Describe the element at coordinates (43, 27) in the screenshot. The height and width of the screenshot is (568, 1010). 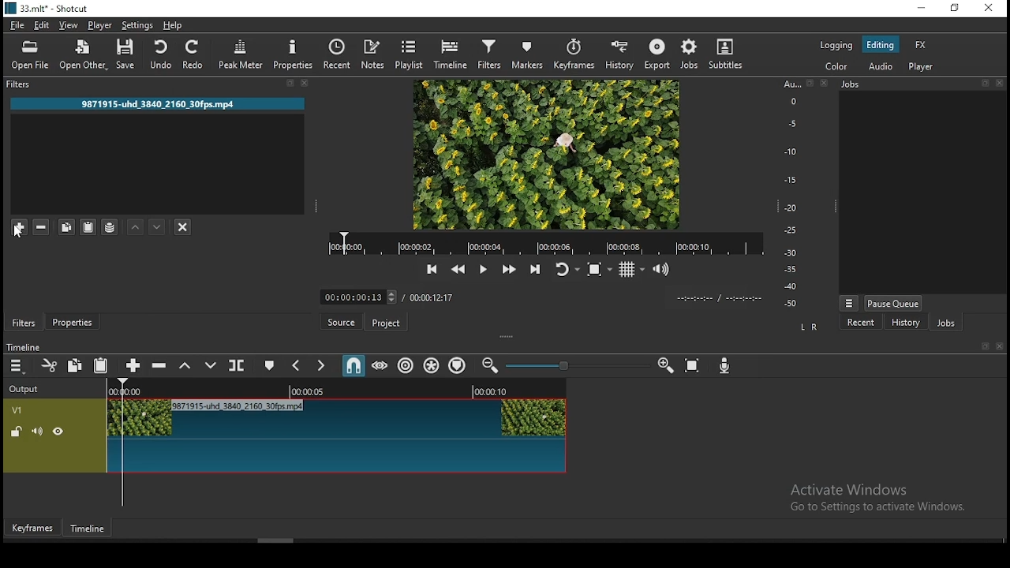
I see `edit` at that location.